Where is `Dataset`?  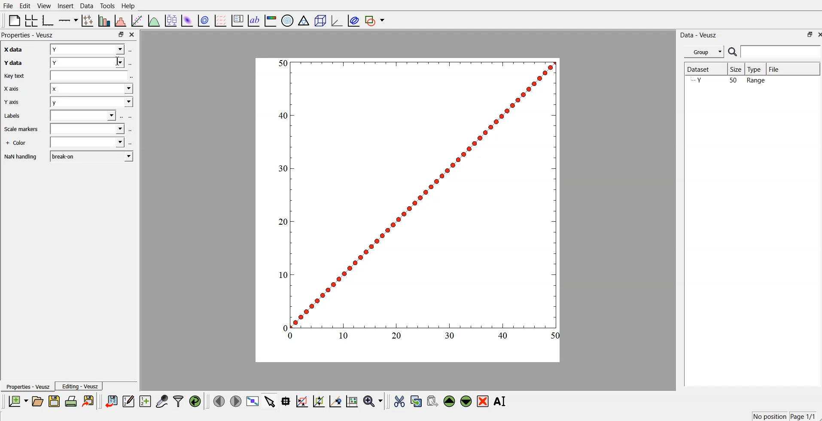 Dataset is located at coordinates (701, 67).